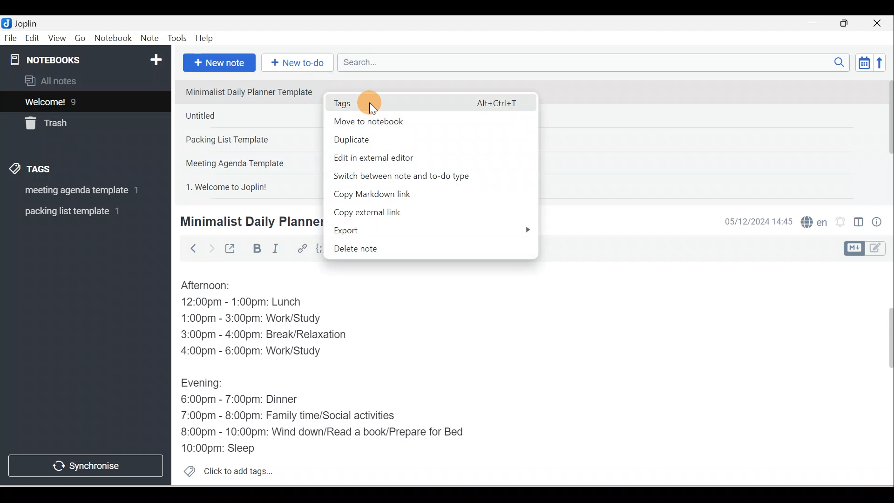 This screenshot has height=503, width=894. Describe the element at coordinates (210, 248) in the screenshot. I see `Forward` at that location.